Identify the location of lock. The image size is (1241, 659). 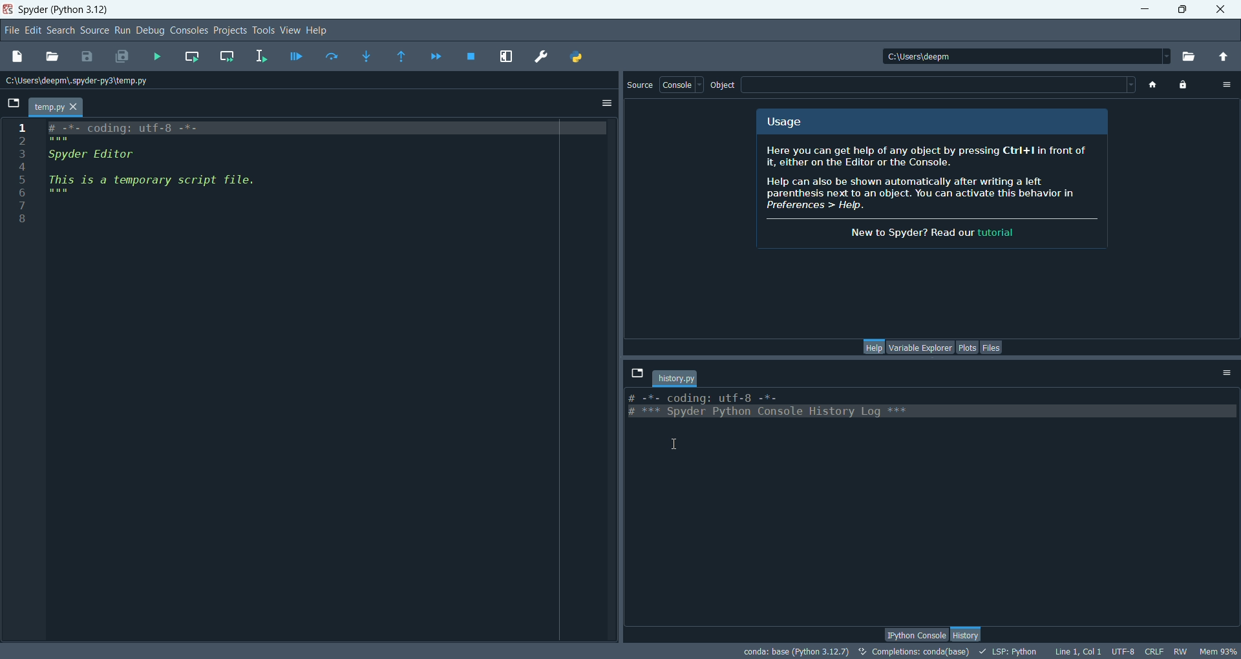
(1183, 86).